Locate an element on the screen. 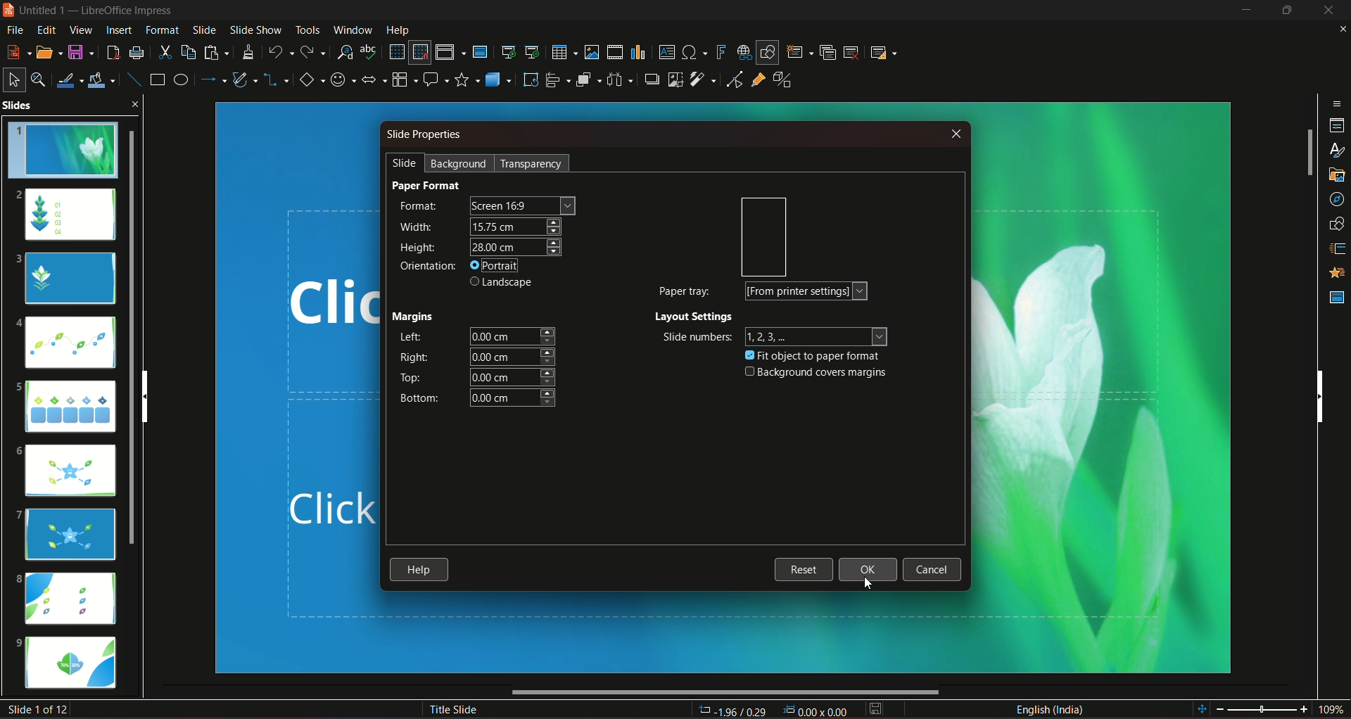 Image resolution: width=1351 pixels, height=719 pixels. select atlest 3 objects is located at coordinates (622, 79).